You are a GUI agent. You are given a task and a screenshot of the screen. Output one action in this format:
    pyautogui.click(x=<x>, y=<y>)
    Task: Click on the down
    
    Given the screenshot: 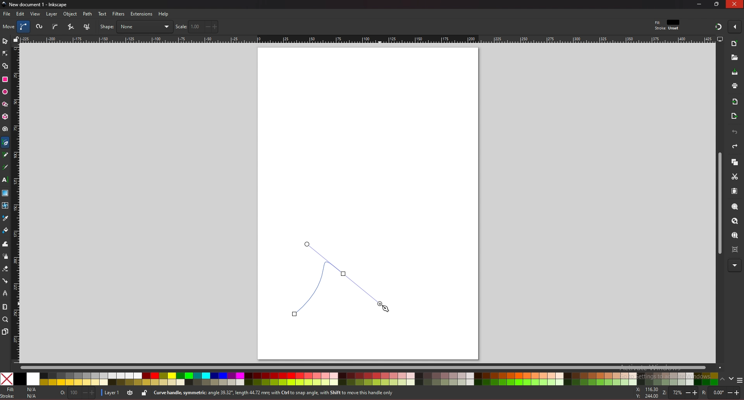 What is the action you would take?
    pyautogui.click(x=732, y=379)
    